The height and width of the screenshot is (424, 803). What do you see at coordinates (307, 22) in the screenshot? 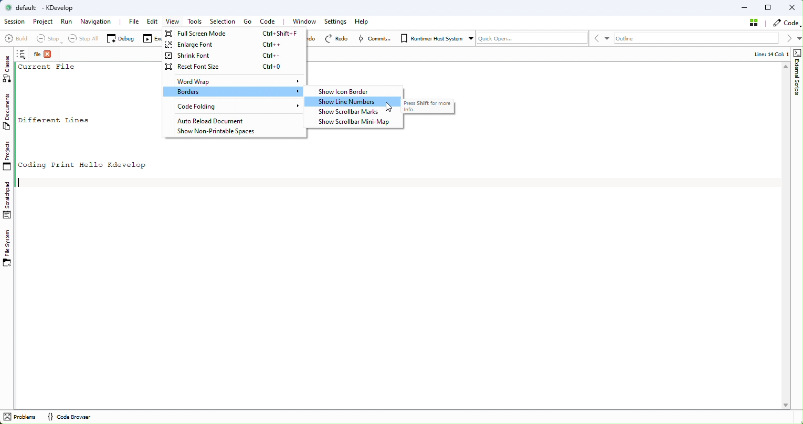
I see `Window` at bounding box center [307, 22].